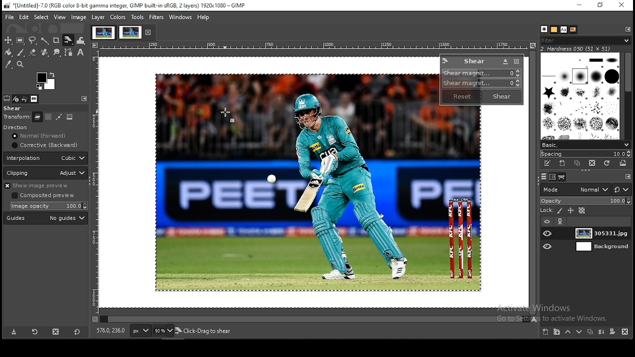  I want to click on move layer one step down, so click(580, 332).